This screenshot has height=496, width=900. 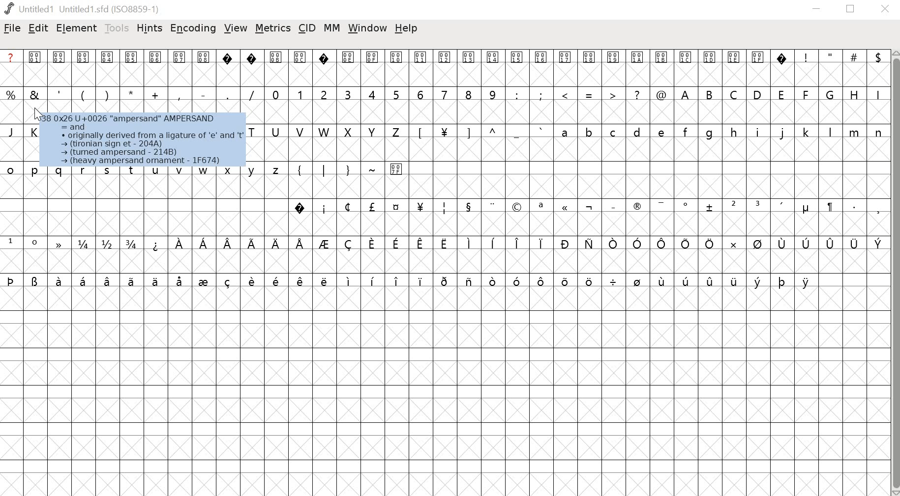 What do you see at coordinates (35, 94) in the screenshot?
I see `&` at bounding box center [35, 94].